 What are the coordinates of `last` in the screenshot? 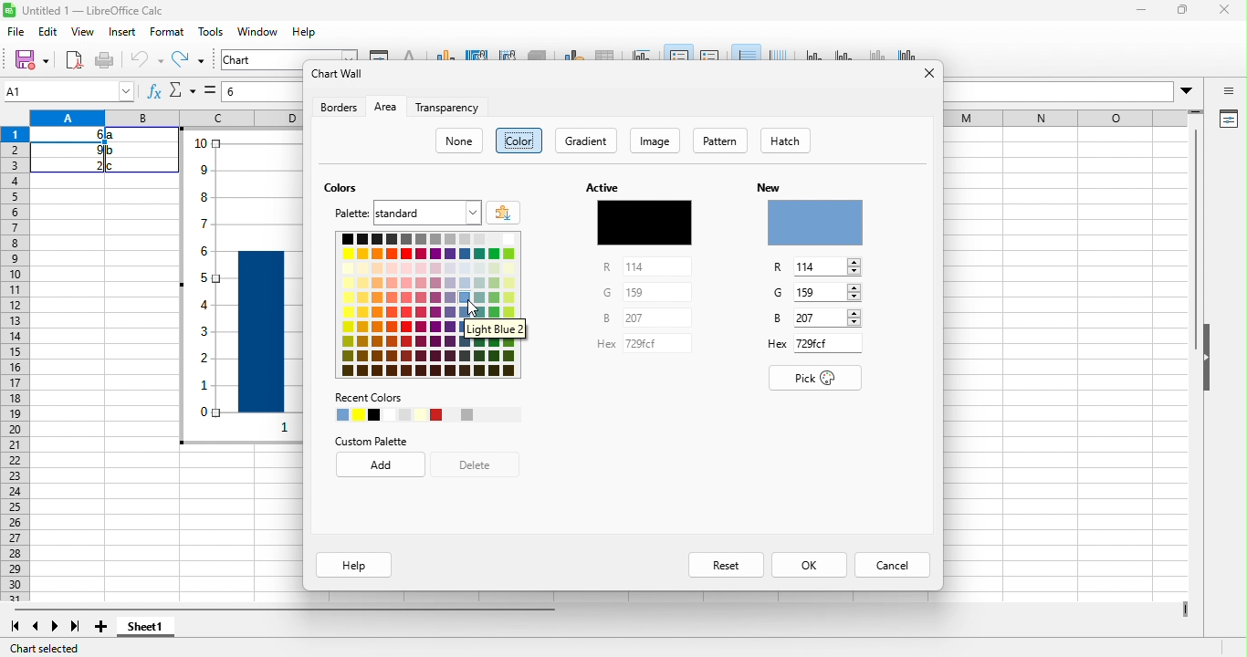 It's located at (78, 628).